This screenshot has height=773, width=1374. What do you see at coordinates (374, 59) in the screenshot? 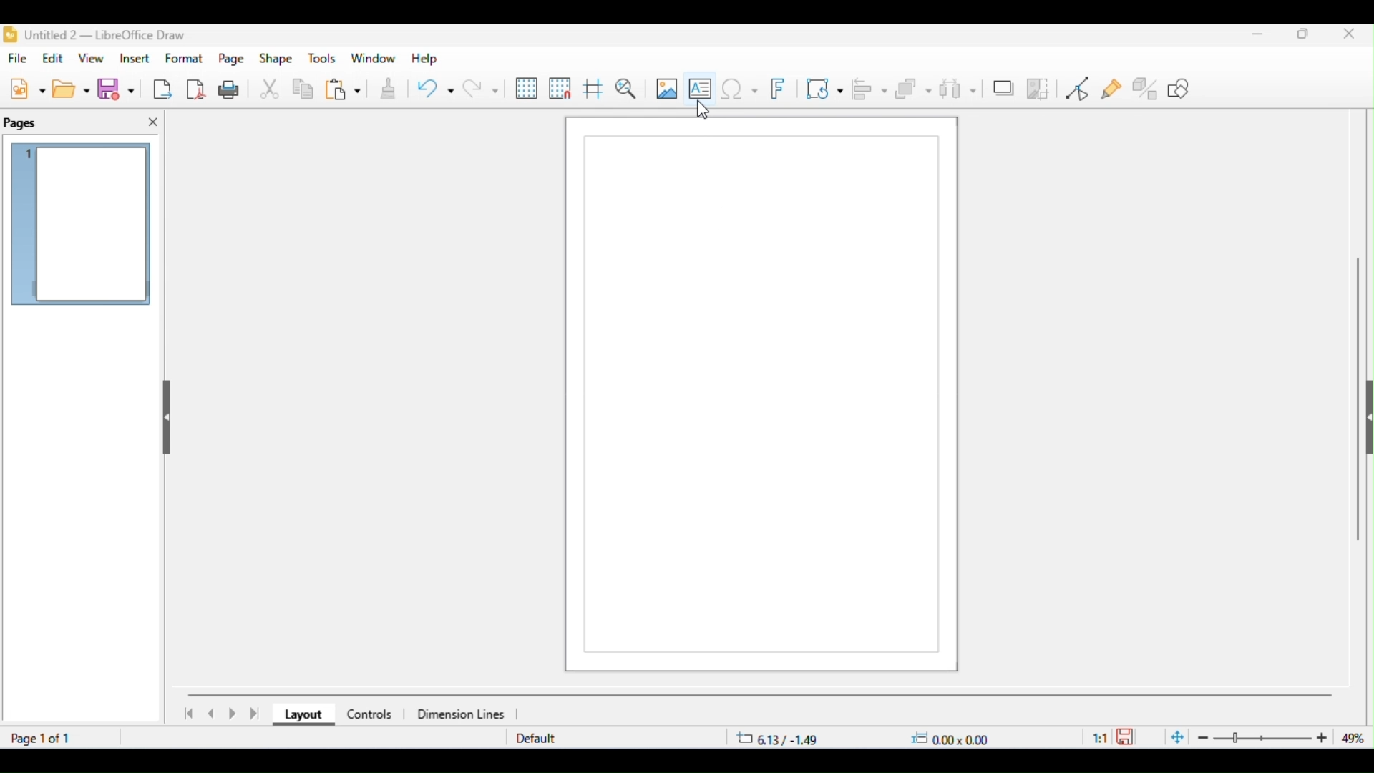
I see `window` at bounding box center [374, 59].